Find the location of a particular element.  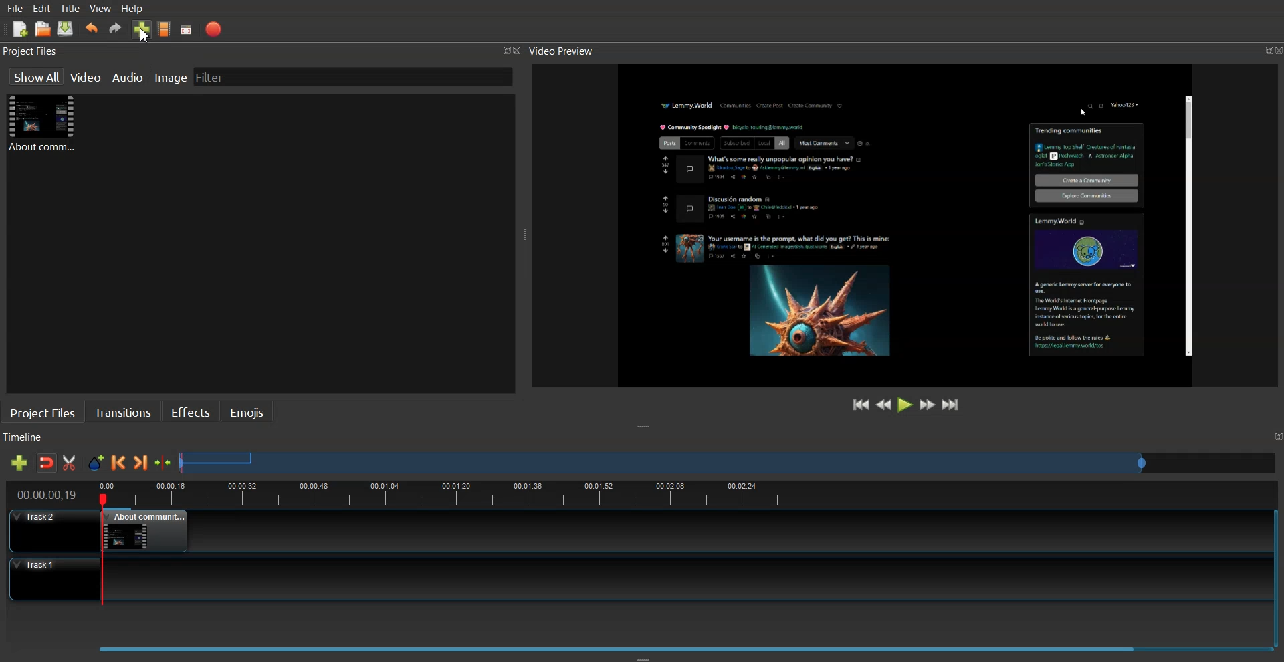

Full screen is located at coordinates (187, 30).